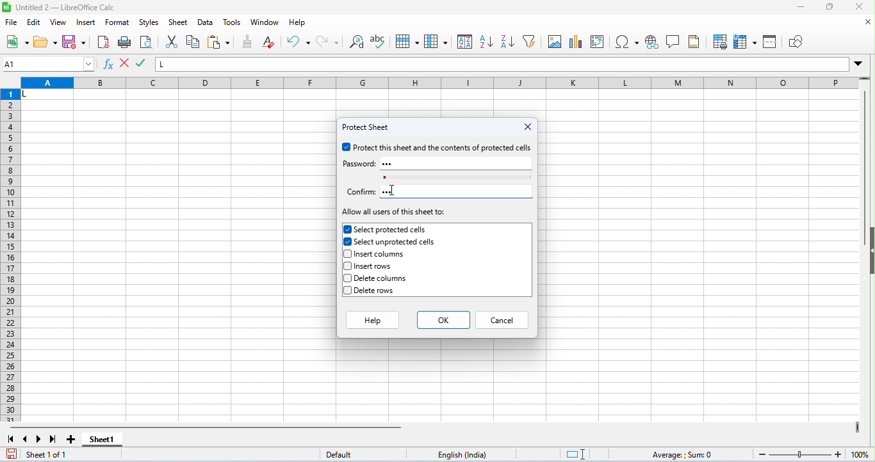 This screenshot has height=462, width=875. I want to click on clone, so click(249, 41).